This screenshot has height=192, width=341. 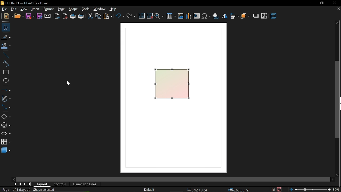 What do you see at coordinates (333, 179) in the screenshot?
I see `Move right` at bounding box center [333, 179].